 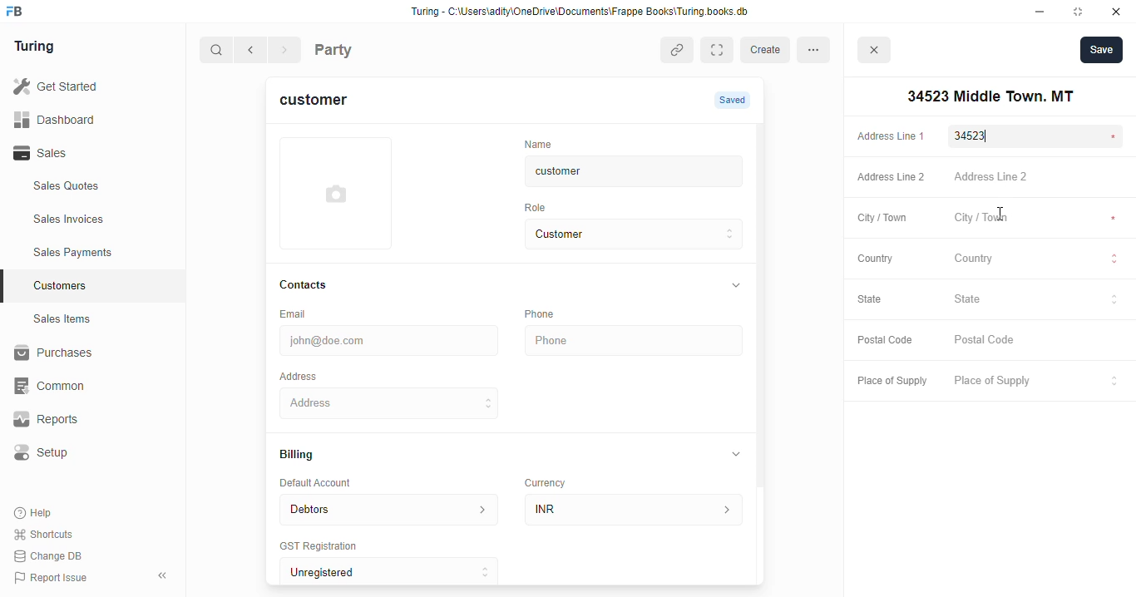 I want to click on cursor, so click(x=1004, y=211).